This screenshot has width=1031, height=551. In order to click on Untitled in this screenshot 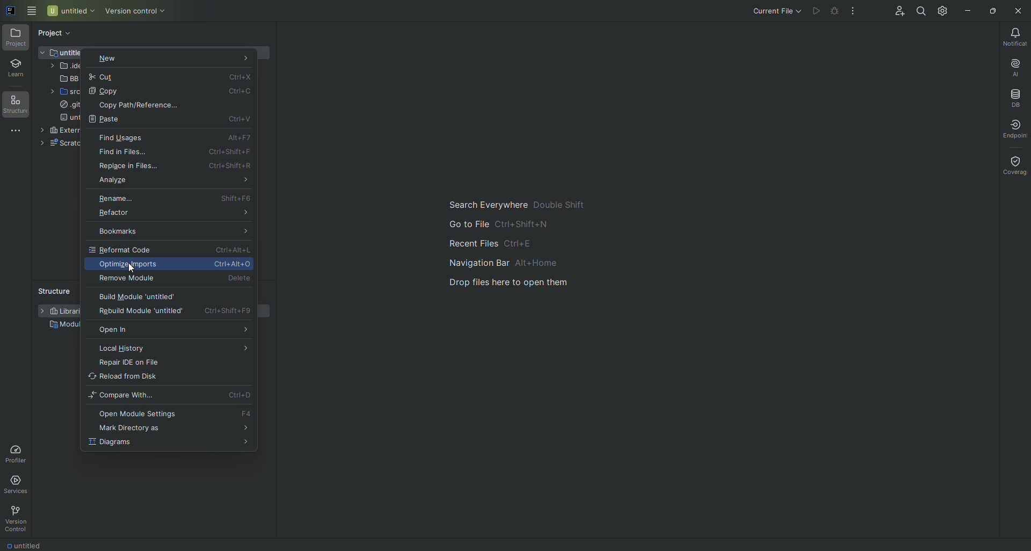, I will do `click(63, 52)`.